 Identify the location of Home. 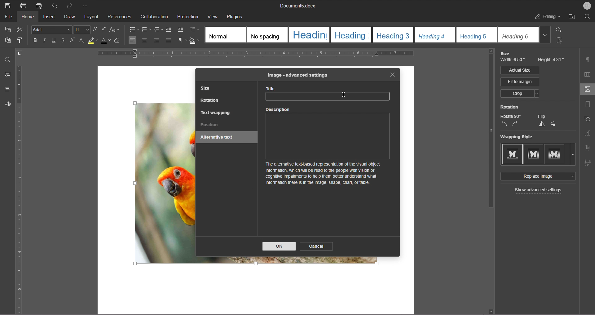
(28, 18).